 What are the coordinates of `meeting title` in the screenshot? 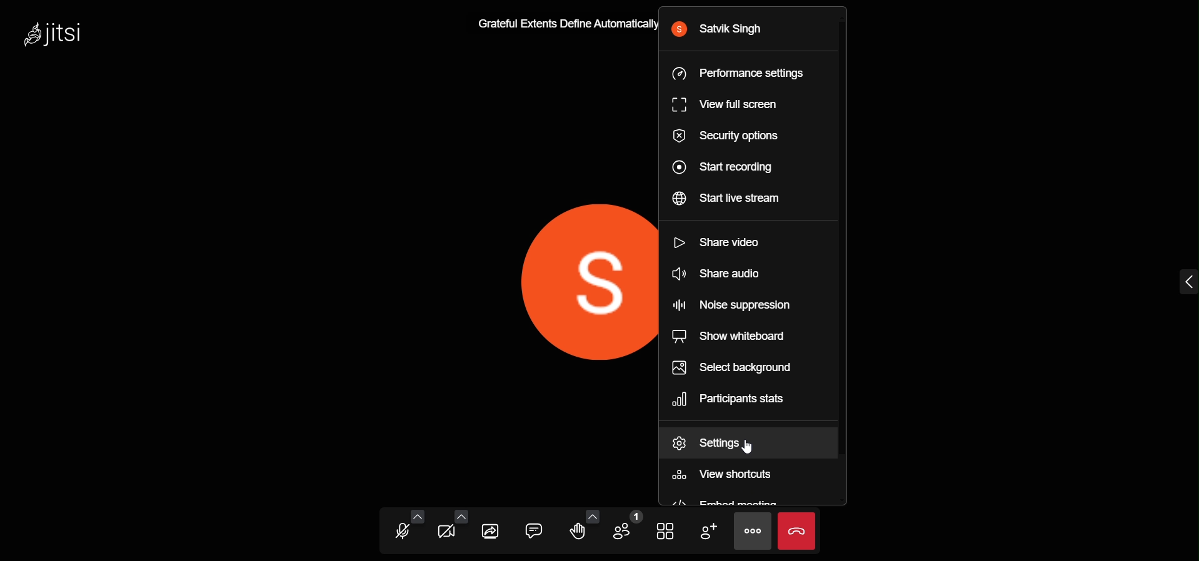 It's located at (566, 24).